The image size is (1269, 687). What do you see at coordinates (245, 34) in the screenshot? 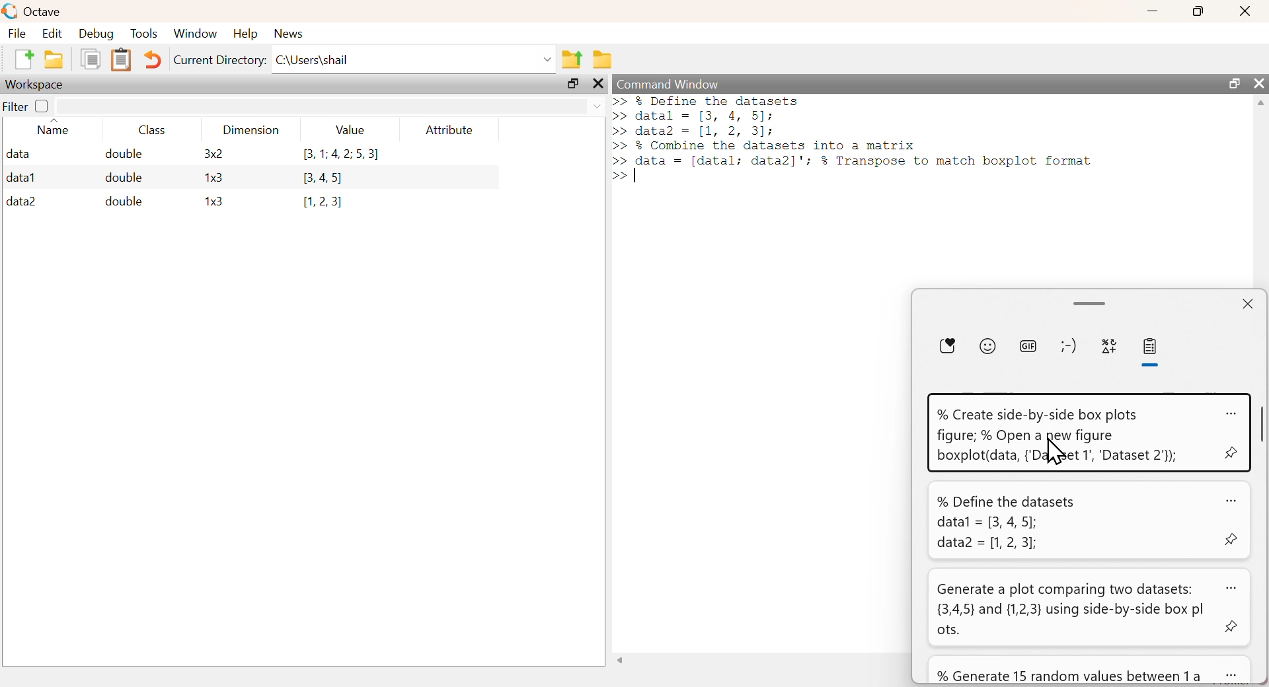
I see `Help` at bounding box center [245, 34].